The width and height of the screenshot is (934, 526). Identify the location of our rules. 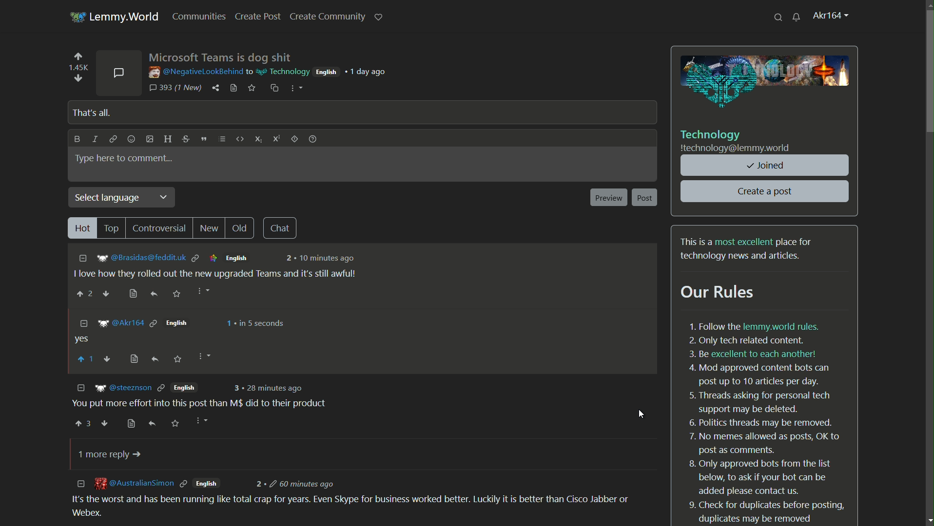
(719, 293).